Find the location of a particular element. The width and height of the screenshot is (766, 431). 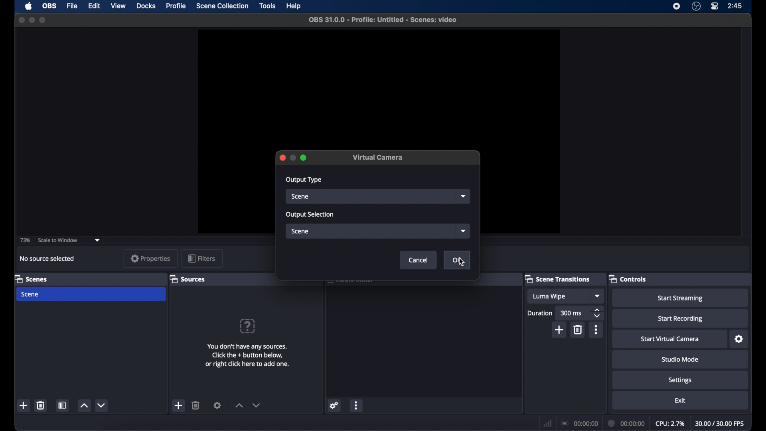

decrement is located at coordinates (256, 405).